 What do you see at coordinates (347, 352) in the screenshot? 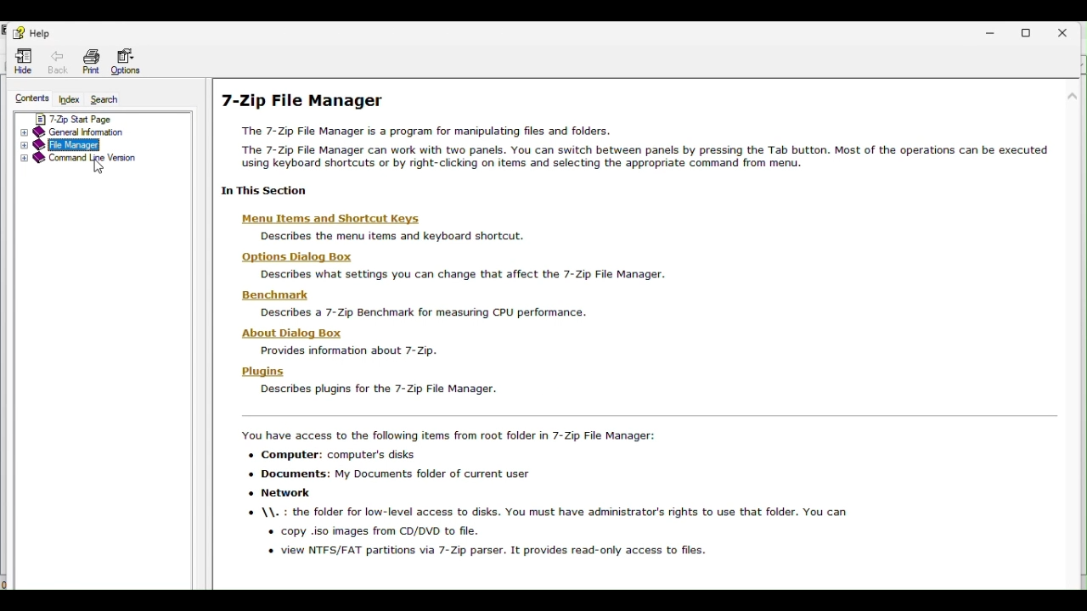
I see `1 Provides information about 7-Zip.` at bounding box center [347, 352].